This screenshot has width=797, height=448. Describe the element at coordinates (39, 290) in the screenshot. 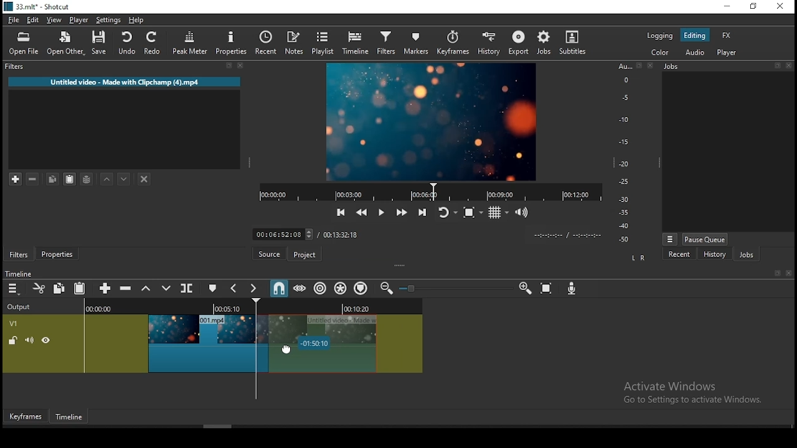

I see `cut` at that location.